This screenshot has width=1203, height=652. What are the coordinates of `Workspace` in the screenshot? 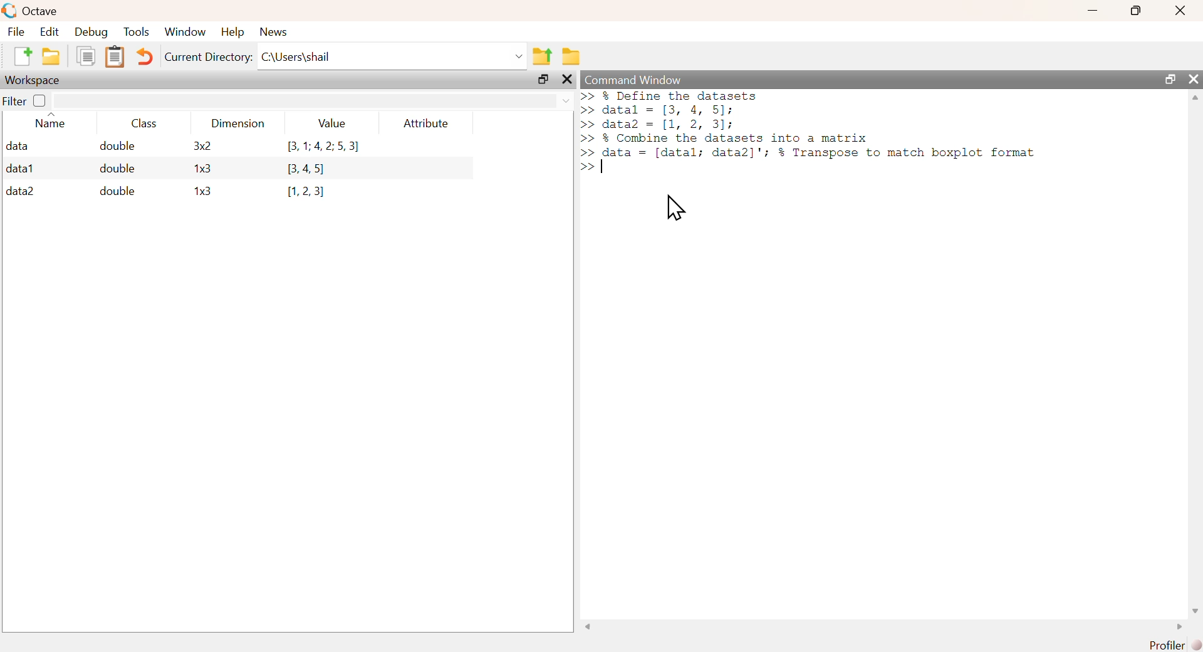 It's located at (34, 80).